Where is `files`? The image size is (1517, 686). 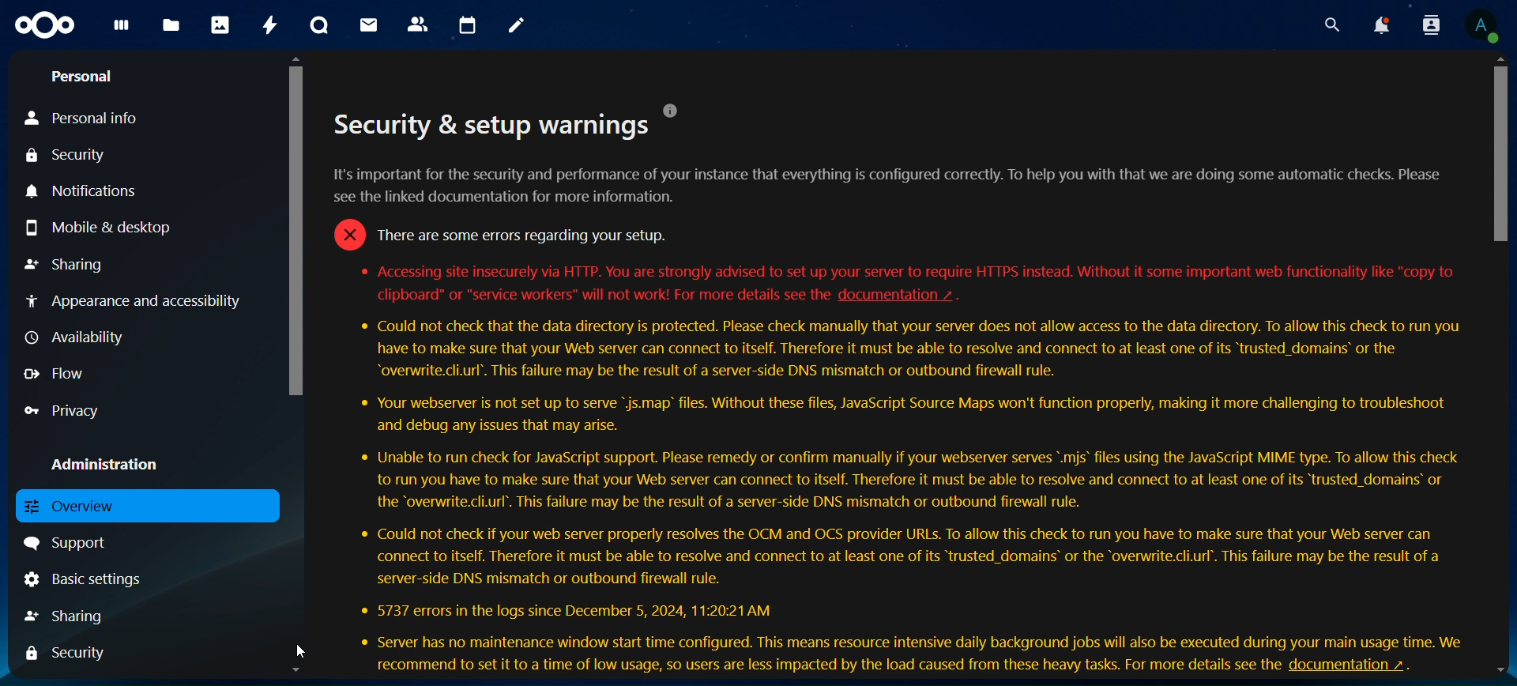 files is located at coordinates (125, 31).